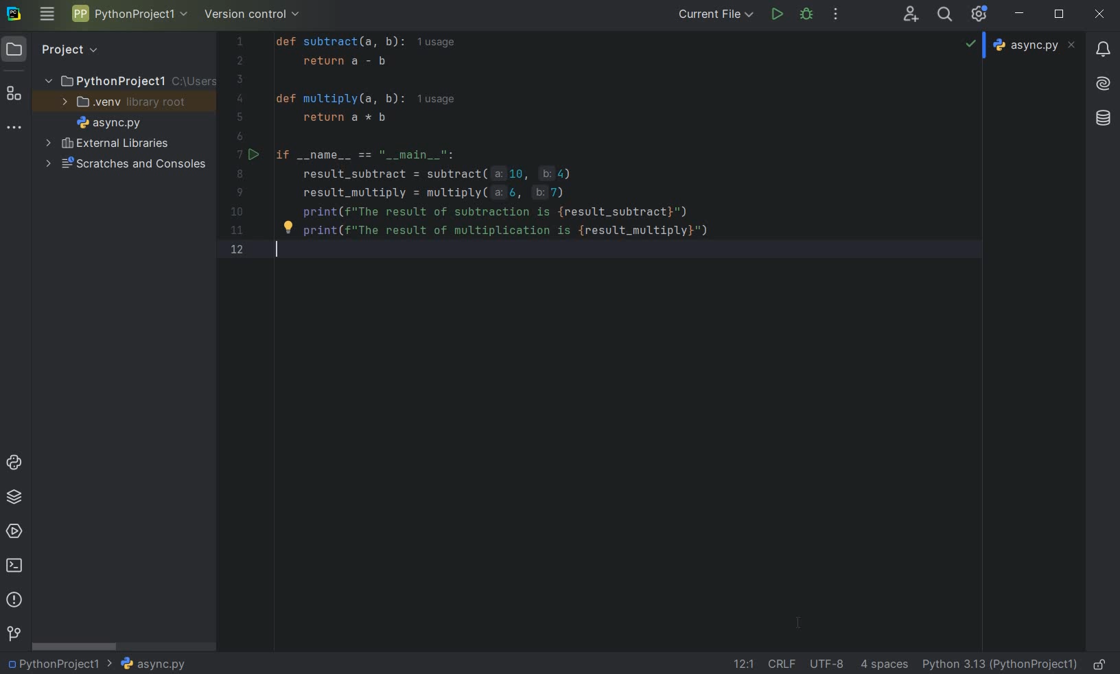 The image size is (1120, 674). I want to click on main menu, so click(47, 14).